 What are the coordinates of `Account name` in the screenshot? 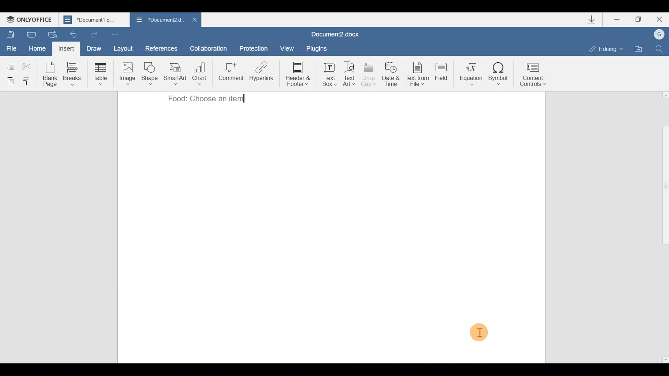 It's located at (660, 34).